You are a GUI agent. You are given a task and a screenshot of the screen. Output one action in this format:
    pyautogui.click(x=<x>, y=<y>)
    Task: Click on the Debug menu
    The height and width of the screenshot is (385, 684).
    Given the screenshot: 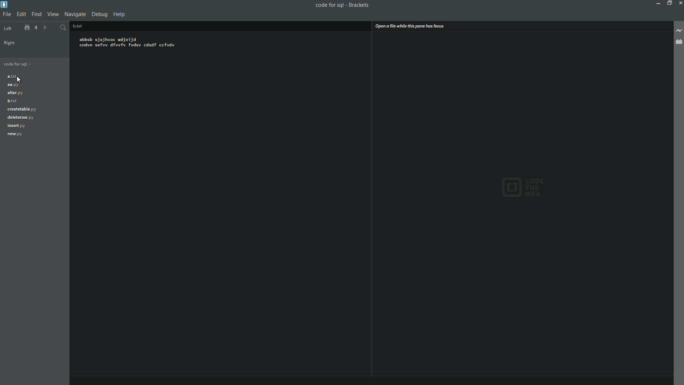 What is the action you would take?
    pyautogui.click(x=101, y=14)
    